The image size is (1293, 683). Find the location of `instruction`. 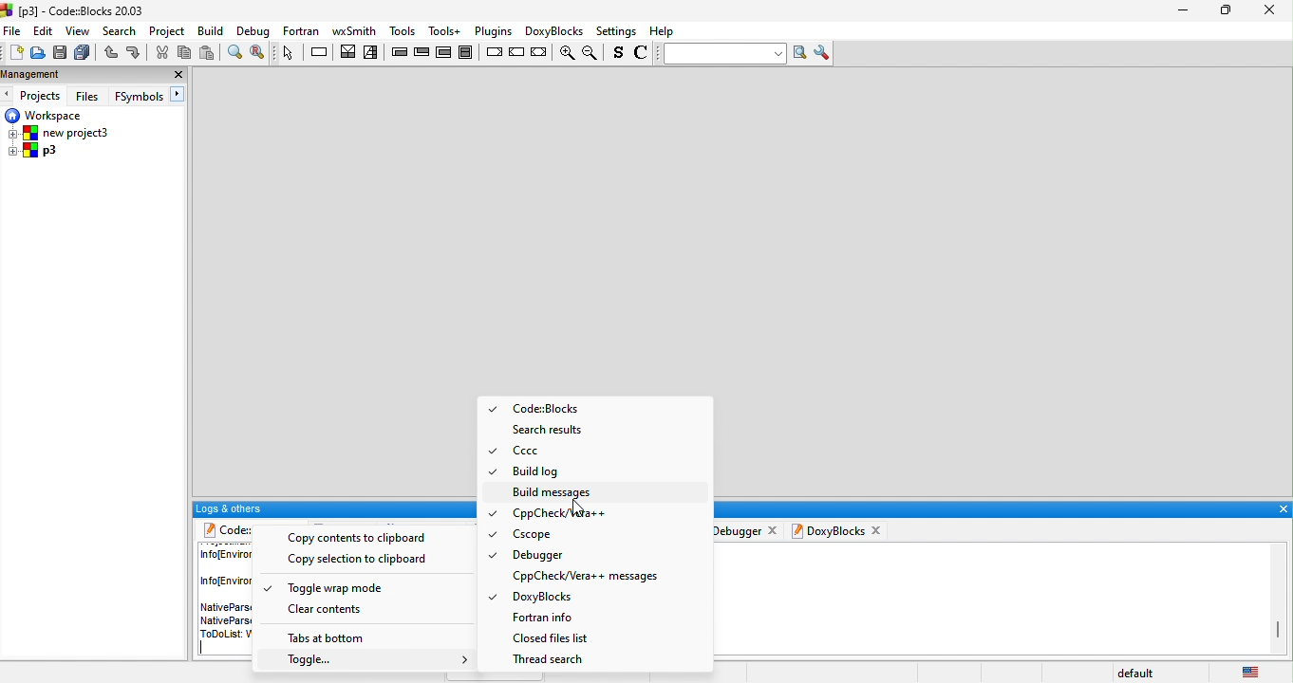

instruction is located at coordinates (321, 52).